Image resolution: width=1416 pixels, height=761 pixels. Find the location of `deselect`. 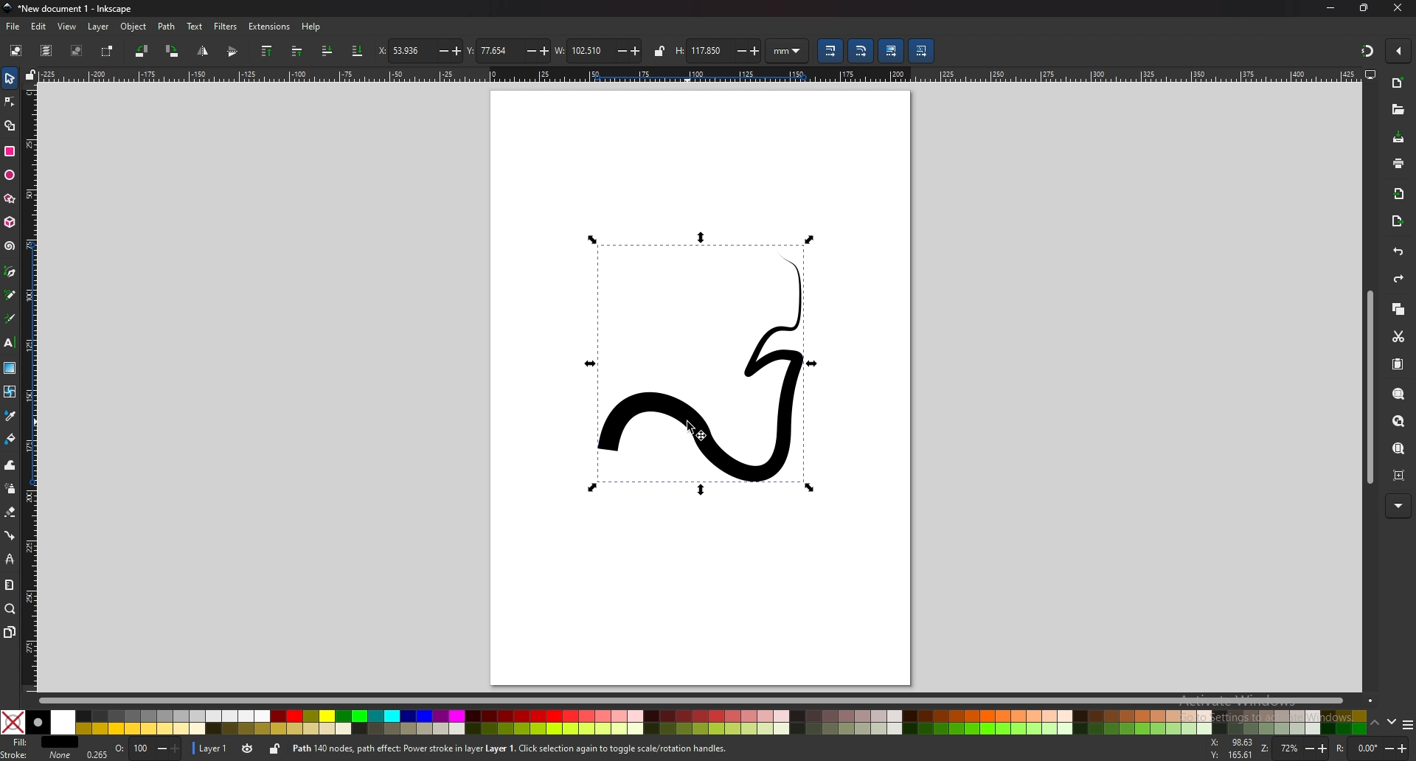

deselect is located at coordinates (77, 50).